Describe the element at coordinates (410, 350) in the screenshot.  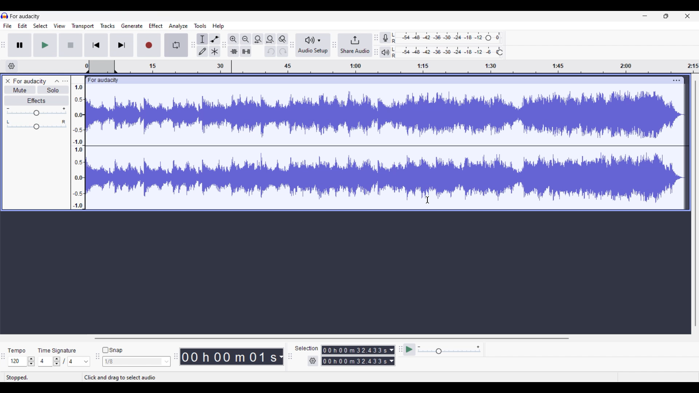
I see `Play at speed/Play at speed once` at that location.